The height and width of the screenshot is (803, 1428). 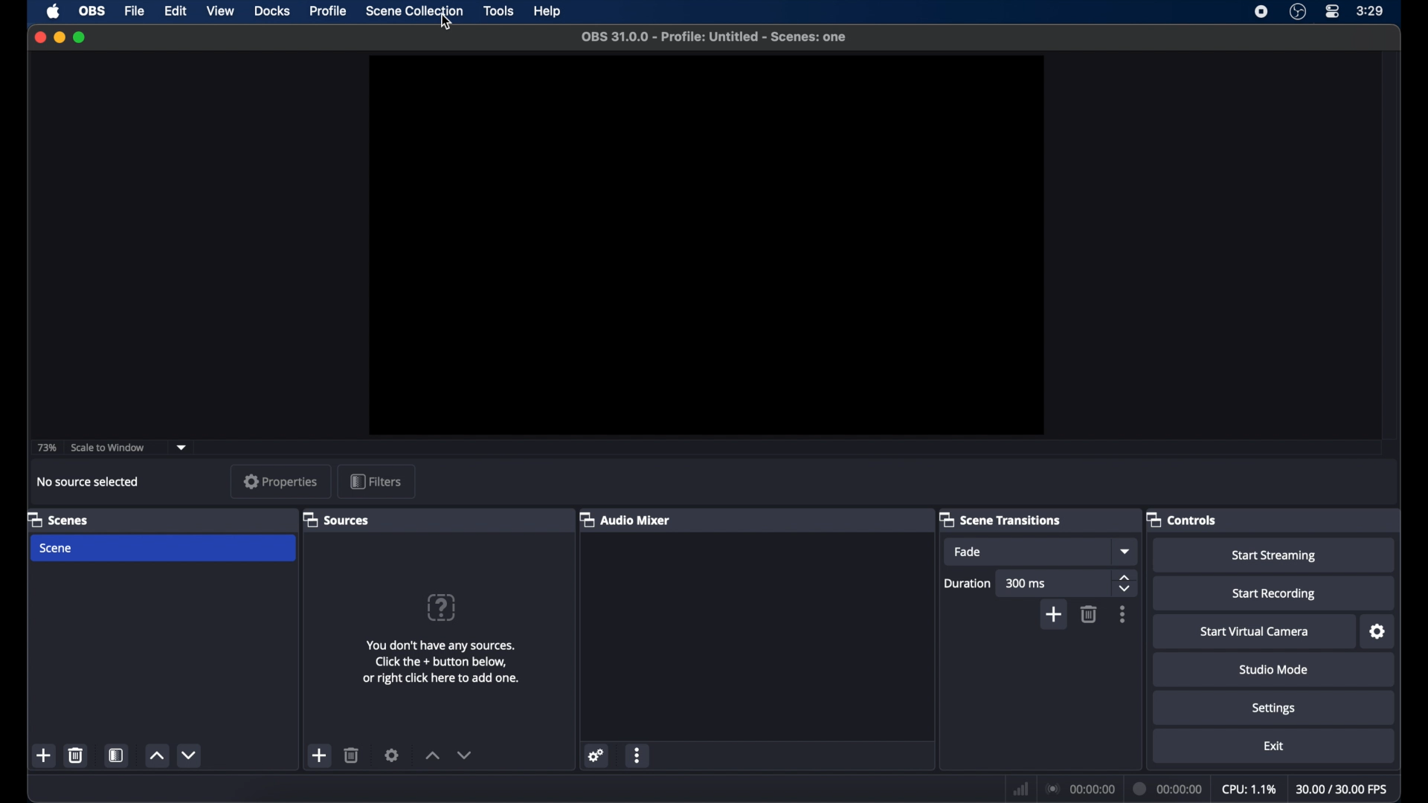 What do you see at coordinates (443, 23) in the screenshot?
I see `Cursor` at bounding box center [443, 23].